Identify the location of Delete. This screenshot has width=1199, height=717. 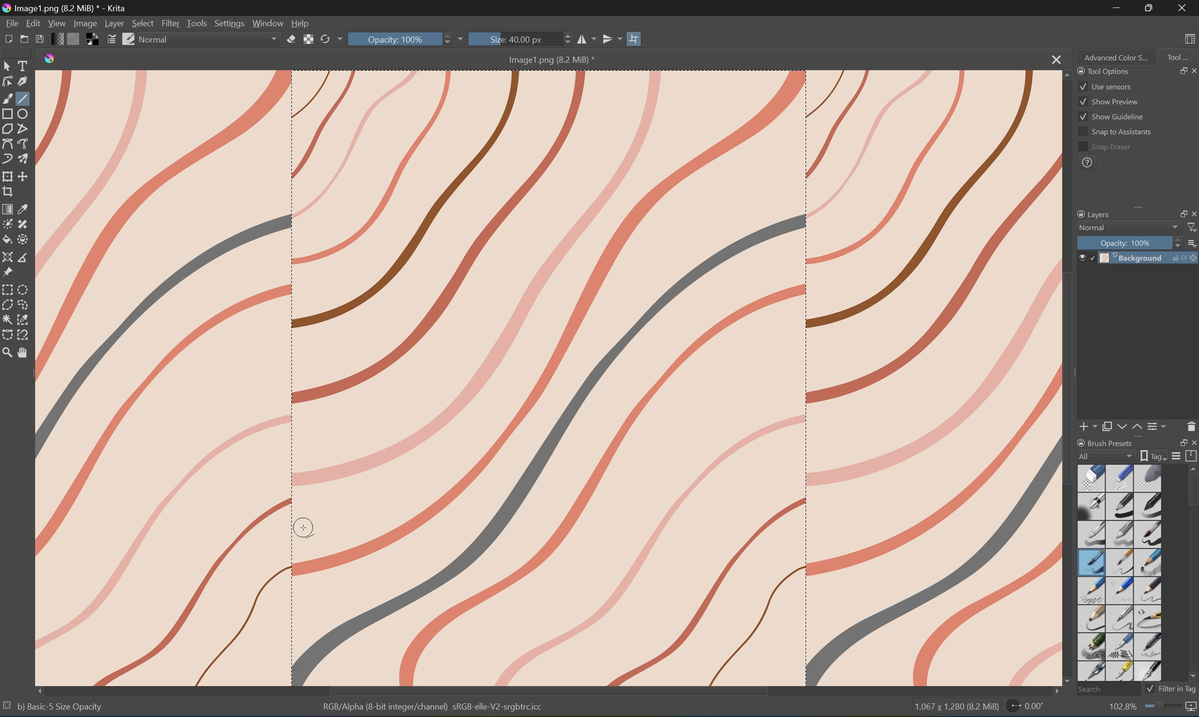
(1191, 426).